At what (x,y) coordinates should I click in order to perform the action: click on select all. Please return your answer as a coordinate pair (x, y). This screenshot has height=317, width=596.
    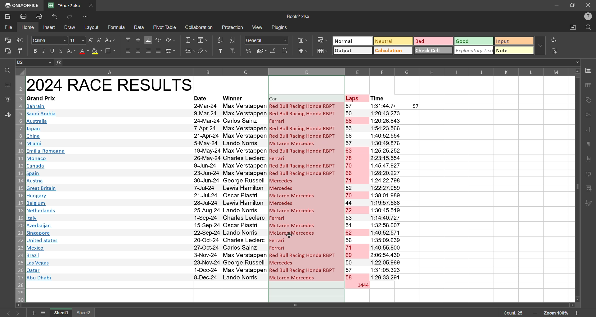
    Looking at the image, I should click on (554, 51).